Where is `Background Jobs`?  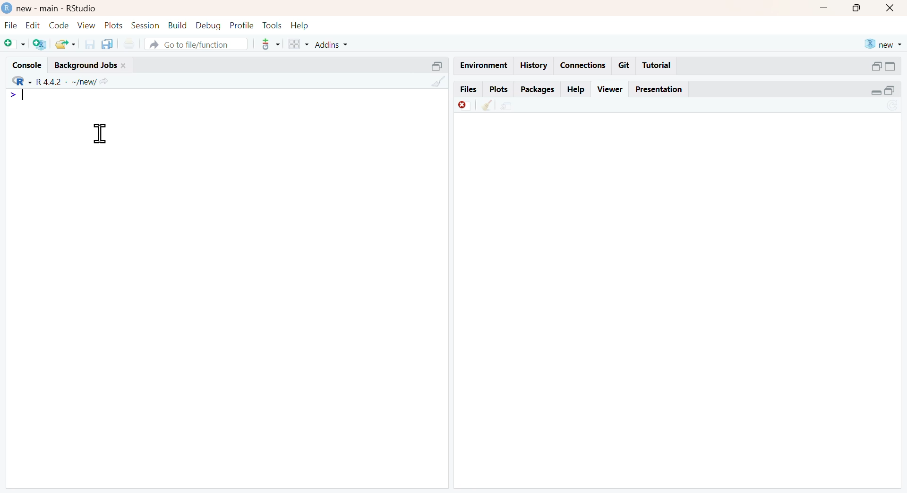 Background Jobs is located at coordinates (92, 66).